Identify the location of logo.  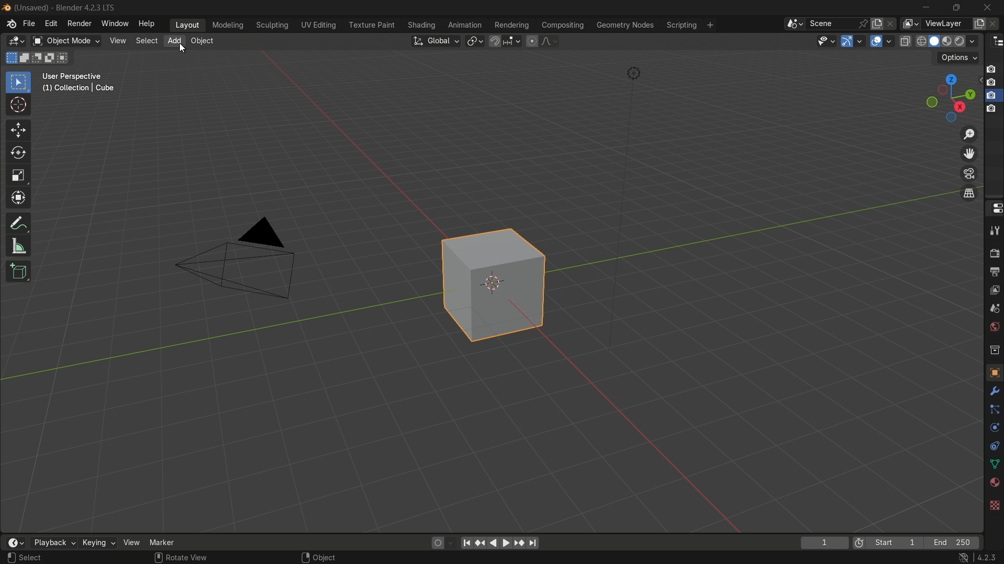
(7, 8).